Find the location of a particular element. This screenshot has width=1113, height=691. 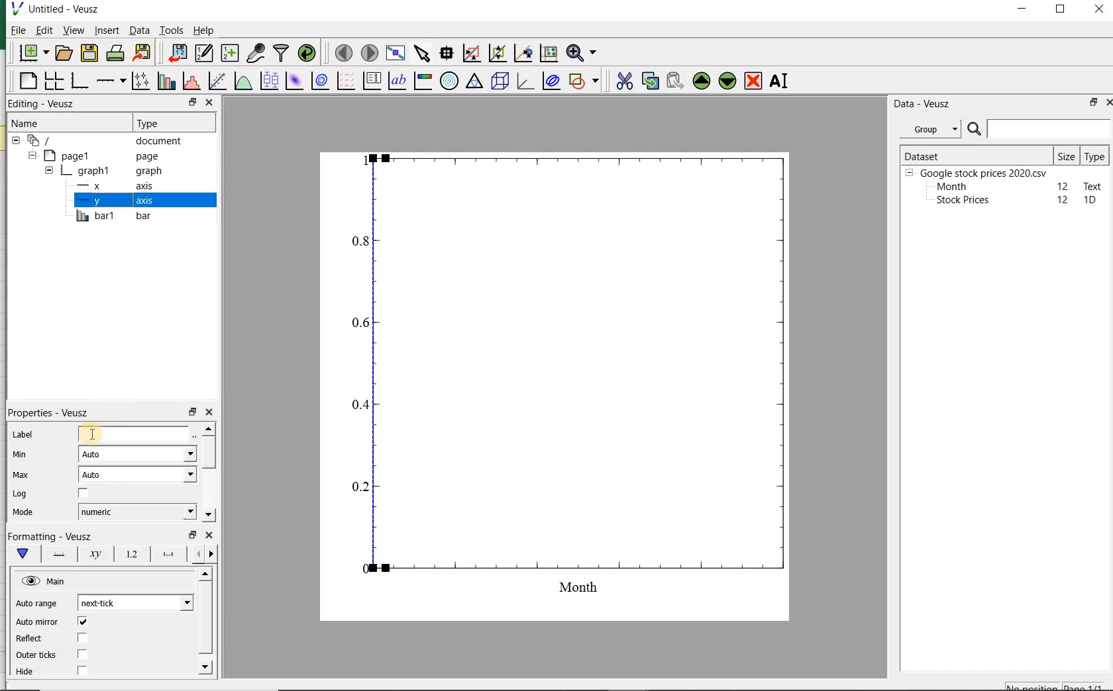

Auto range is located at coordinates (36, 604).